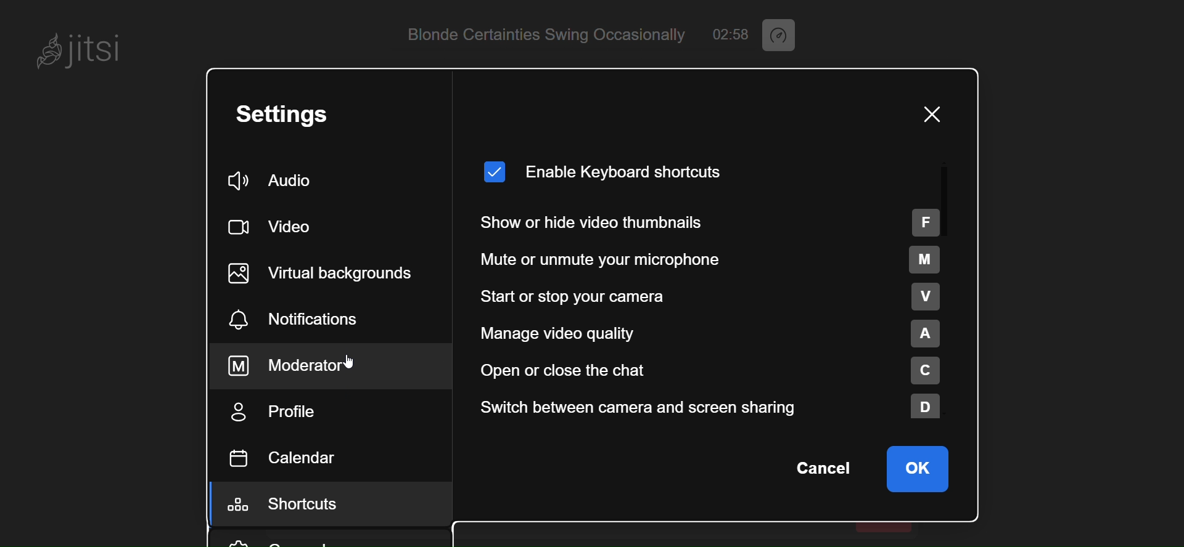  I want to click on audio, so click(276, 182).